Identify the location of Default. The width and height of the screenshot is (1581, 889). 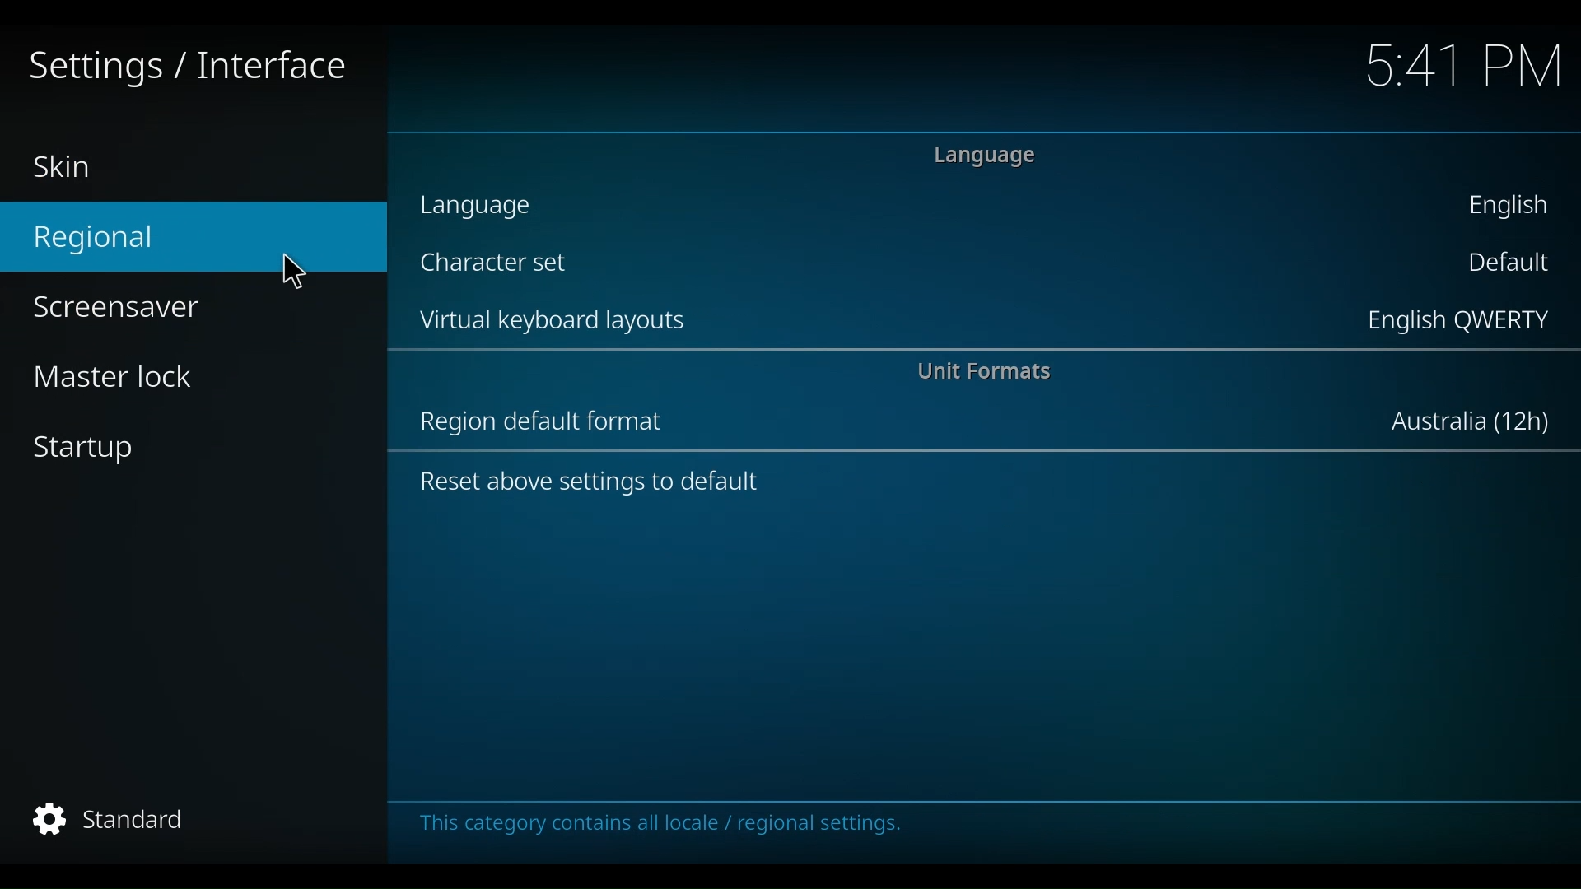
(1508, 258).